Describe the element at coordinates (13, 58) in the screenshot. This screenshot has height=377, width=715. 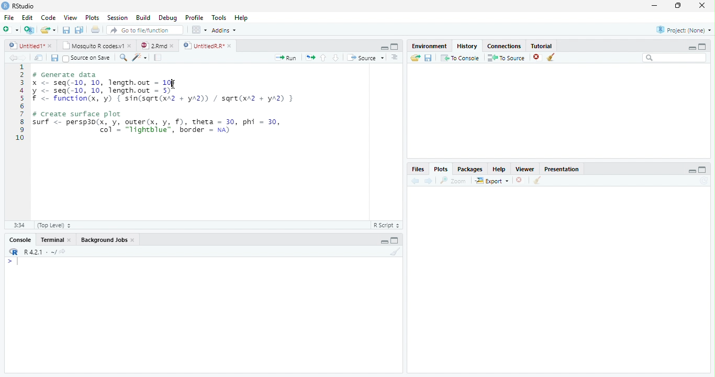
I see `Go back to previous source location` at that location.